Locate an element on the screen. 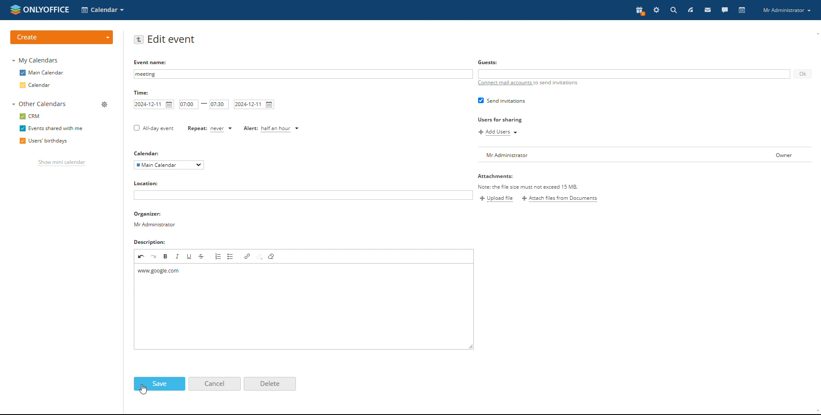 This screenshot has height=415, width=821. logo is located at coordinates (39, 9).